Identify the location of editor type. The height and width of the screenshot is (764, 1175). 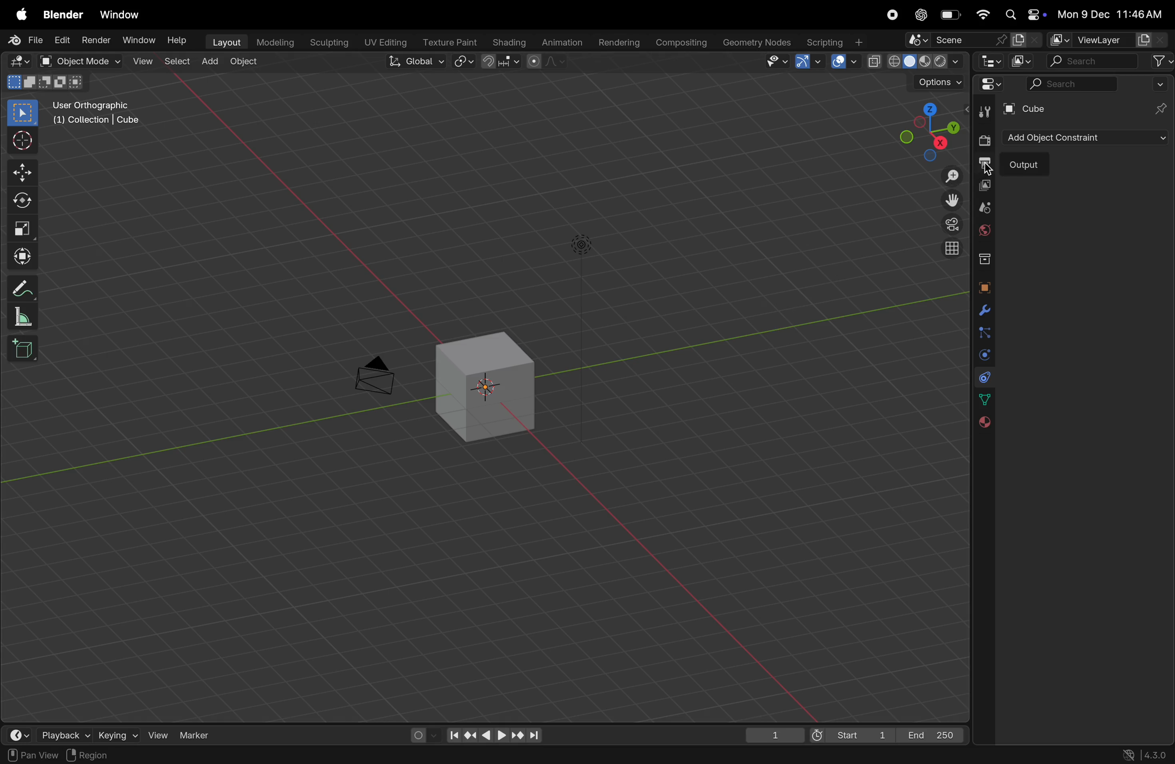
(18, 62).